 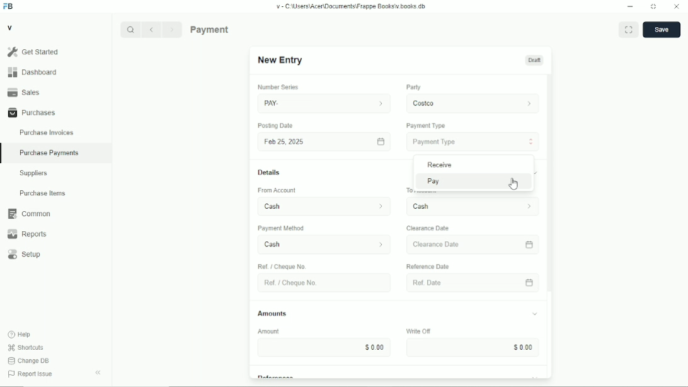 What do you see at coordinates (286, 229) in the screenshot?
I see `‘Payment Method` at bounding box center [286, 229].